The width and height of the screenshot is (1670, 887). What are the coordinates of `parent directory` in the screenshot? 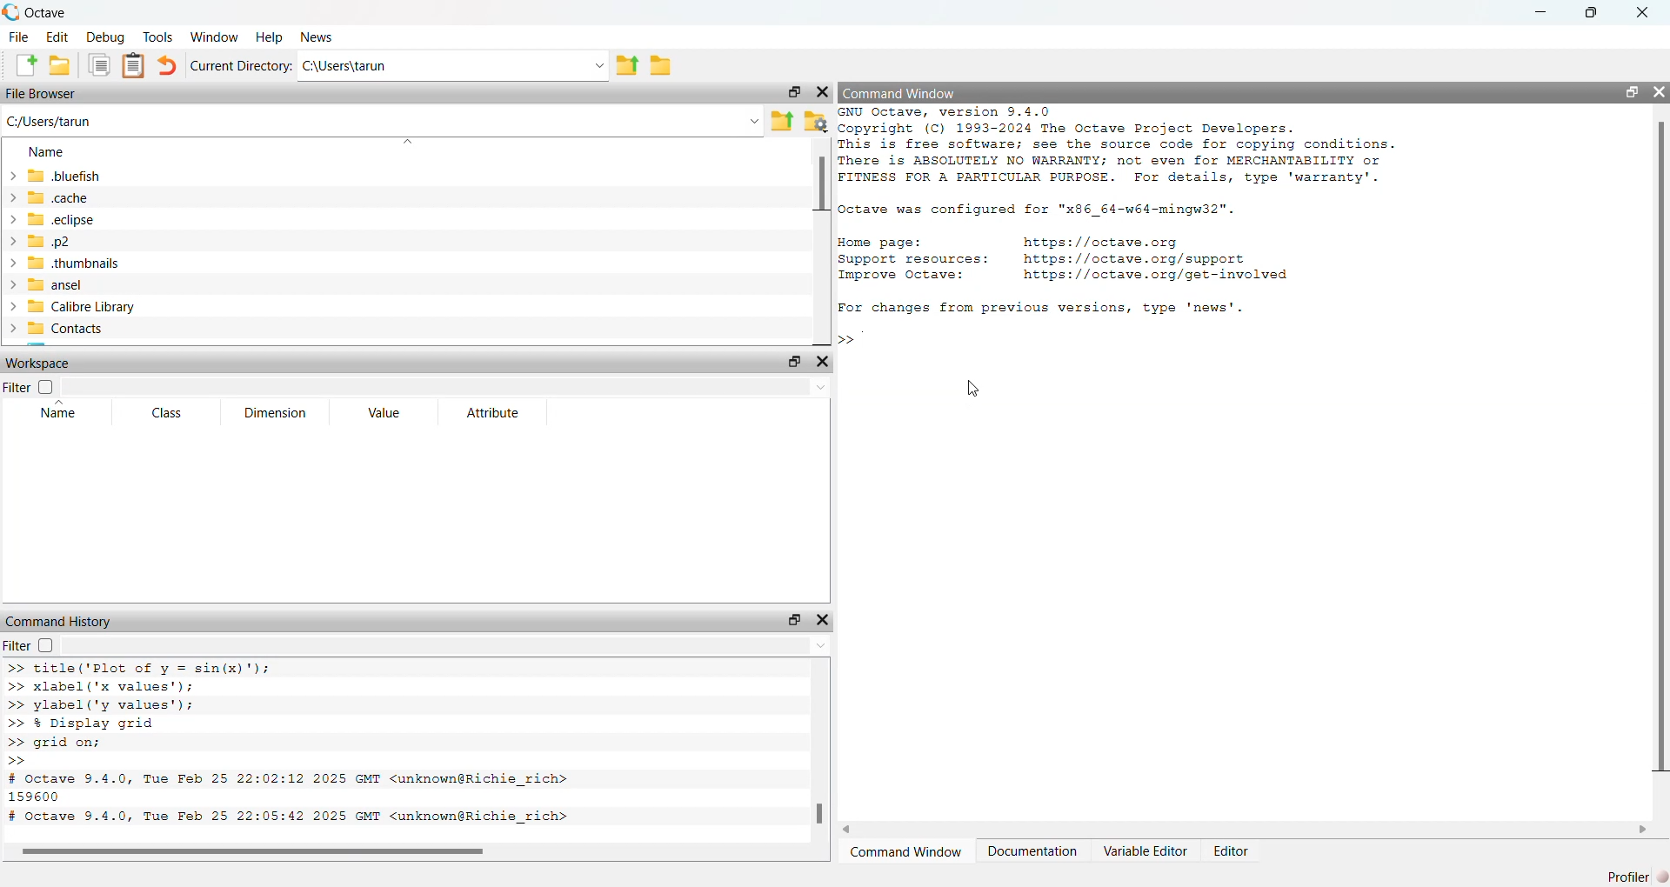 It's located at (628, 65).